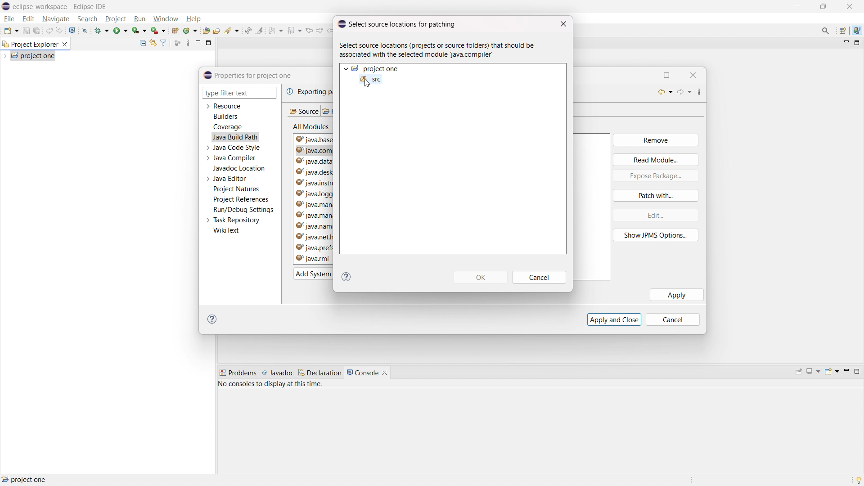  I want to click on expand java code style, so click(208, 147).